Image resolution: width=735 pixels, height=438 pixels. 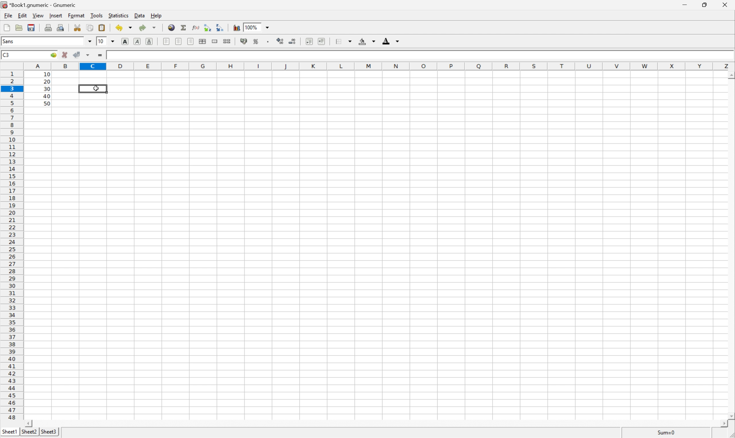 I want to click on Drop down, so click(x=113, y=42).